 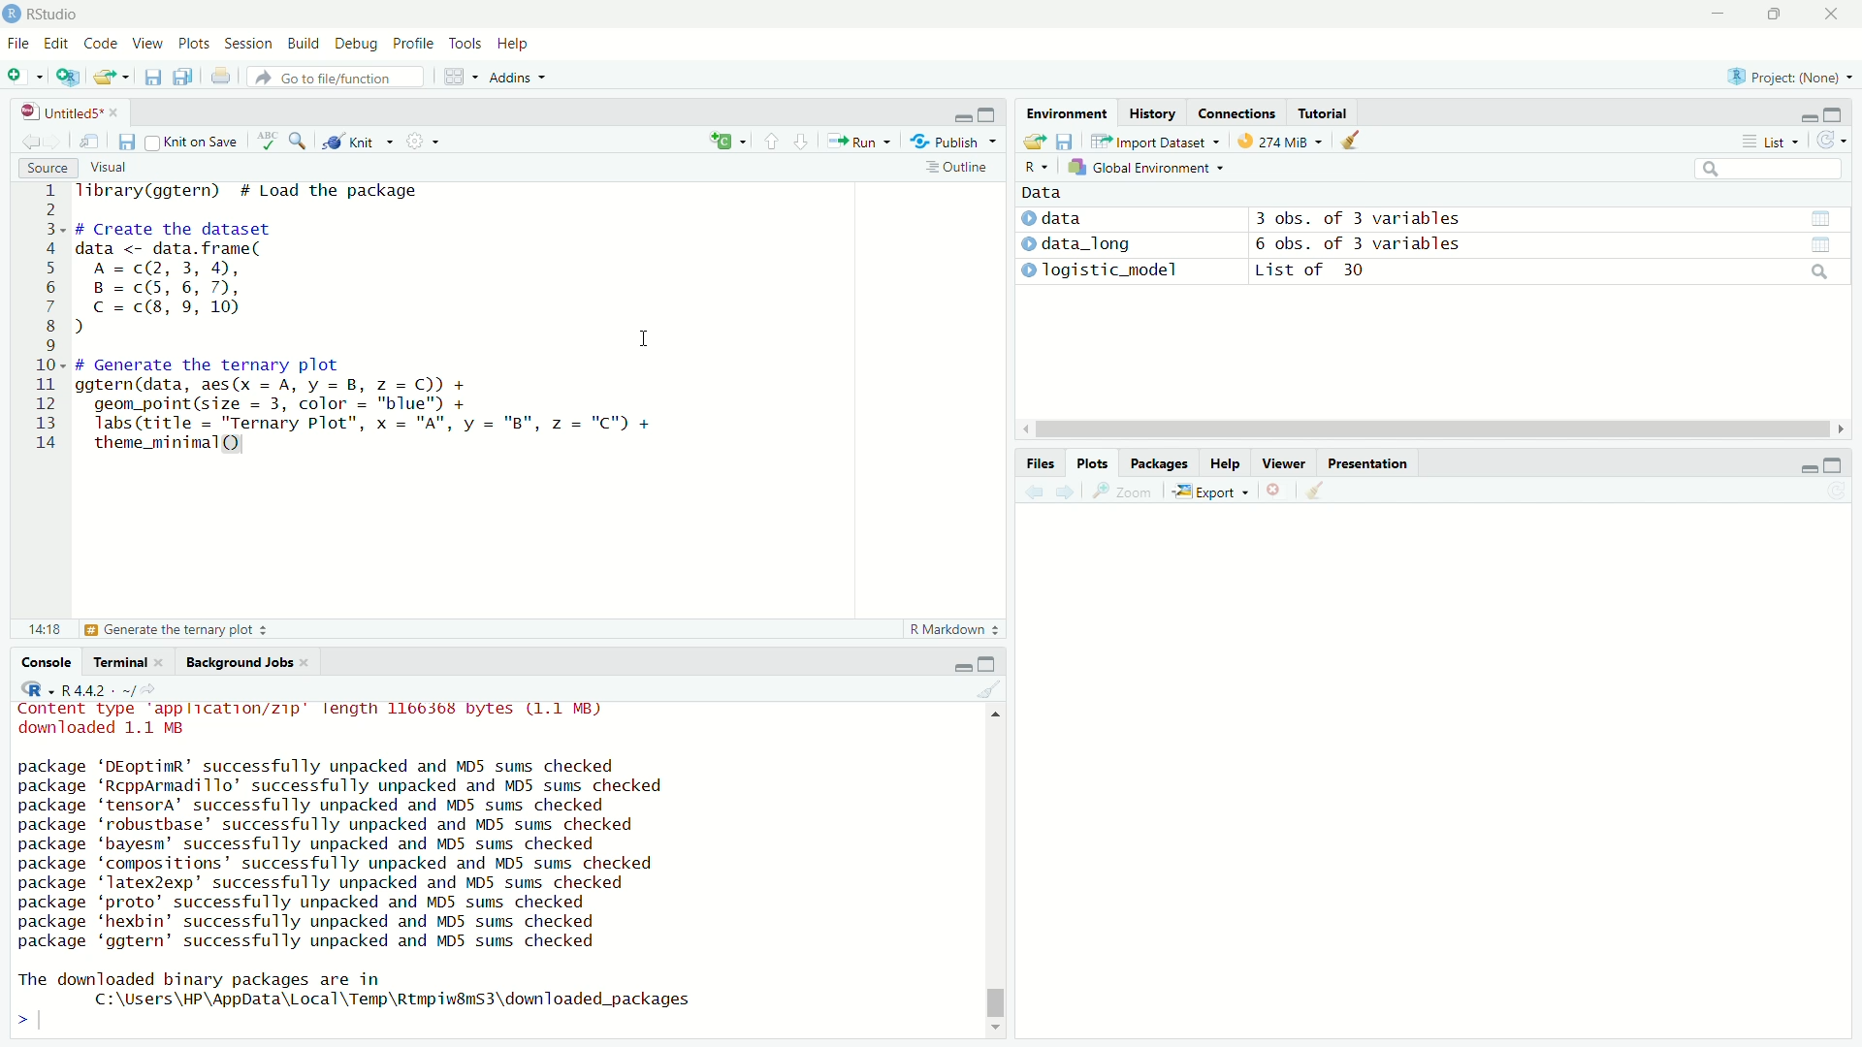 I want to click on Tutorial, so click(x=1325, y=111).